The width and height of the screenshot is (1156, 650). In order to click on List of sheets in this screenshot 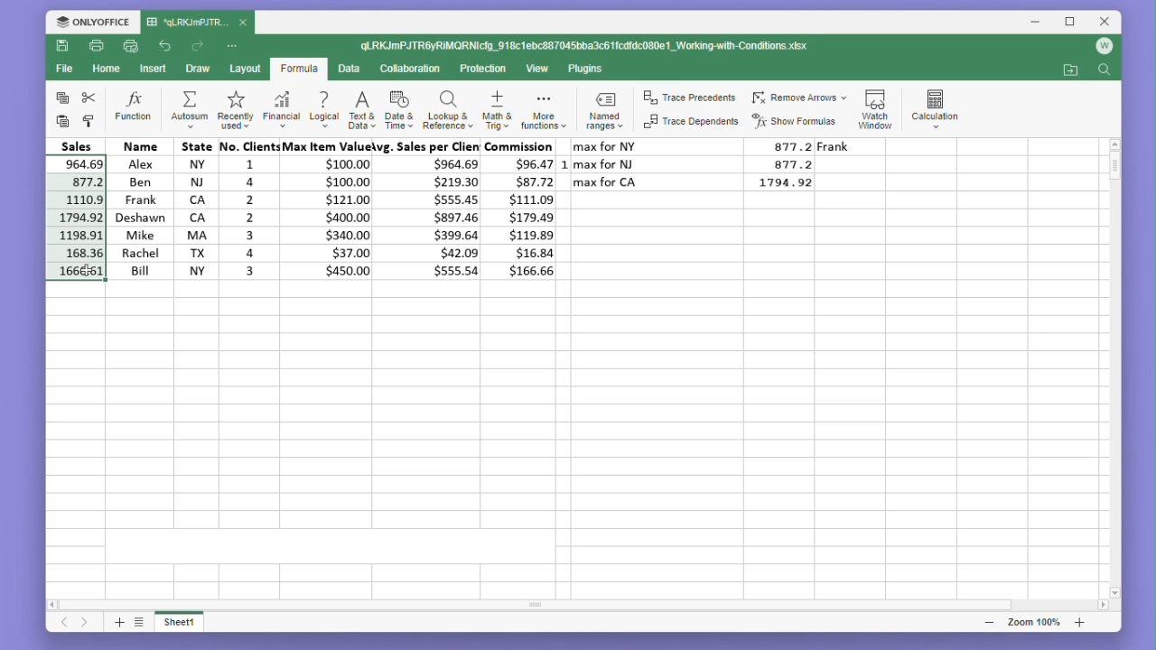, I will do `click(144, 623)`.